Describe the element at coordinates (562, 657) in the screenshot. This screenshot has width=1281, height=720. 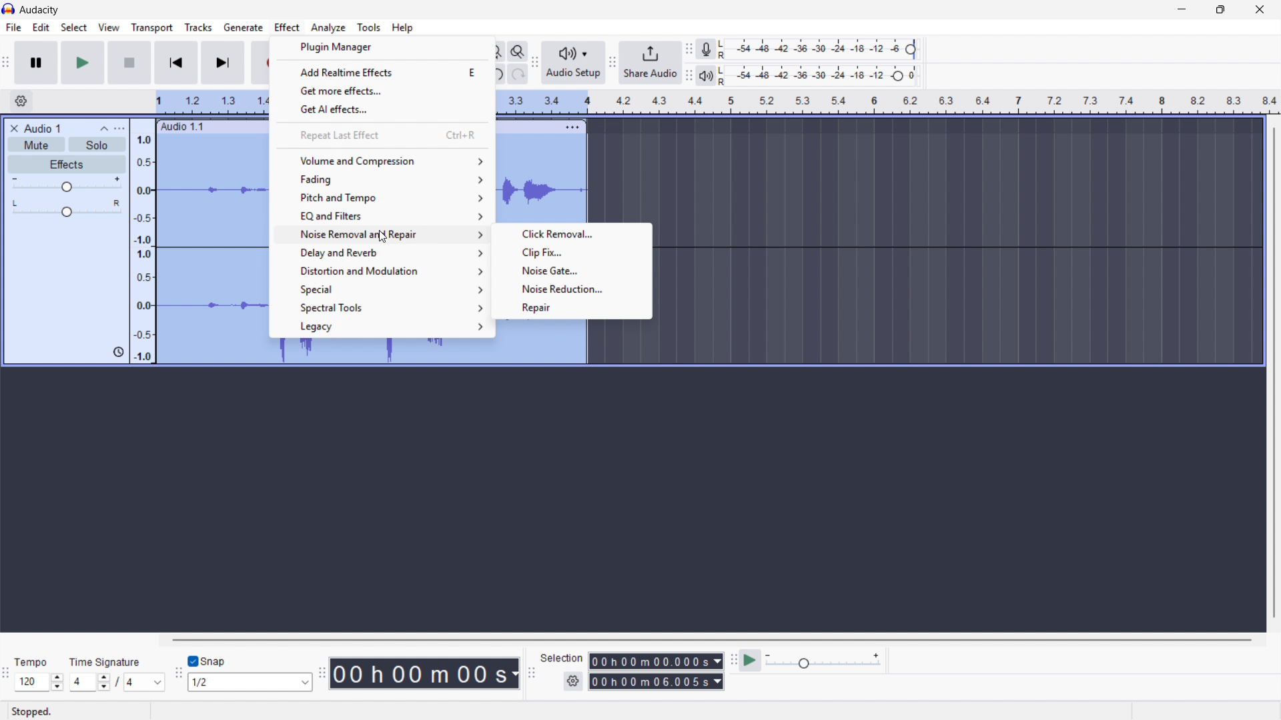
I see `selection` at that location.